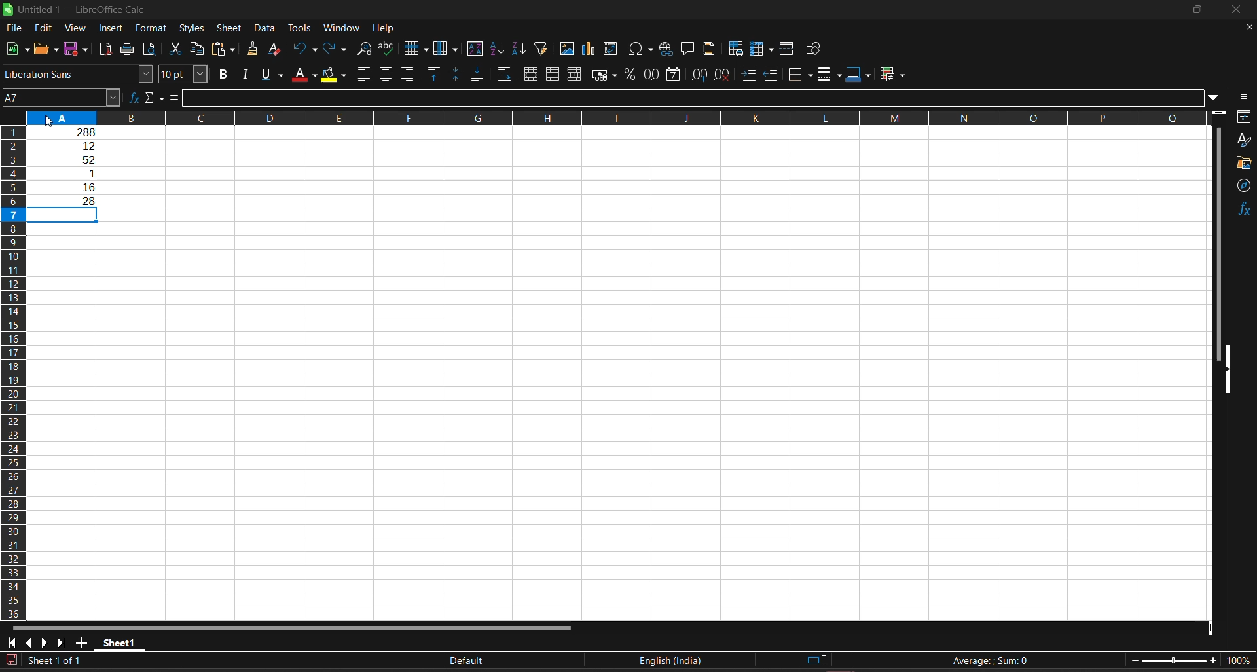 The image size is (1257, 672). What do you see at coordinates (342, 29) in the screenshot?
I see `window` at bounding box center [342, 29].